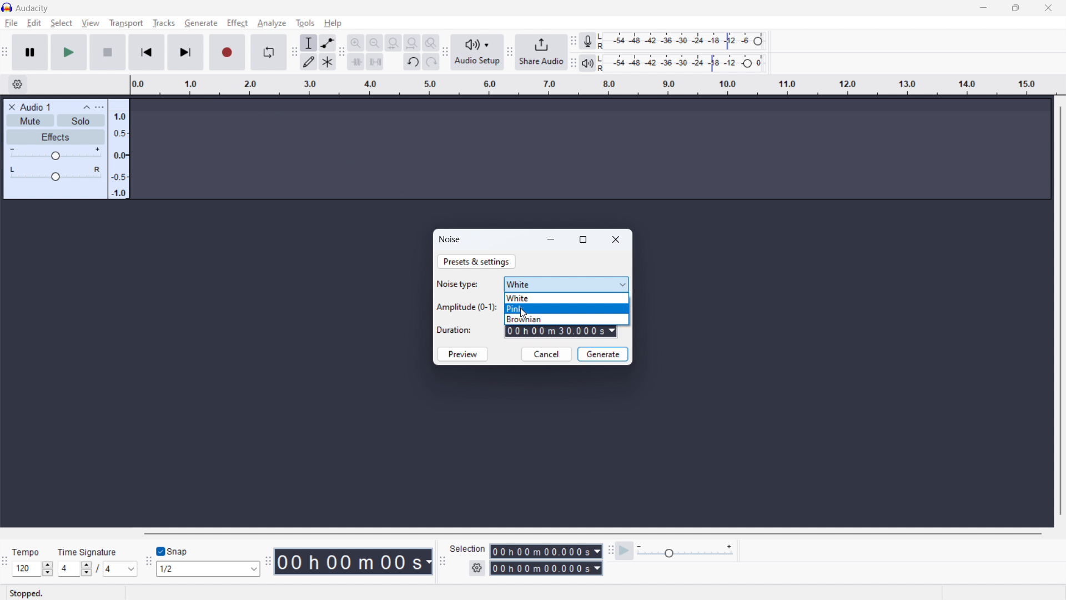 The image size is (1066, 600). Describe the element at coordinates (591, 86) in the screenshot. I see `timeline` at that location.